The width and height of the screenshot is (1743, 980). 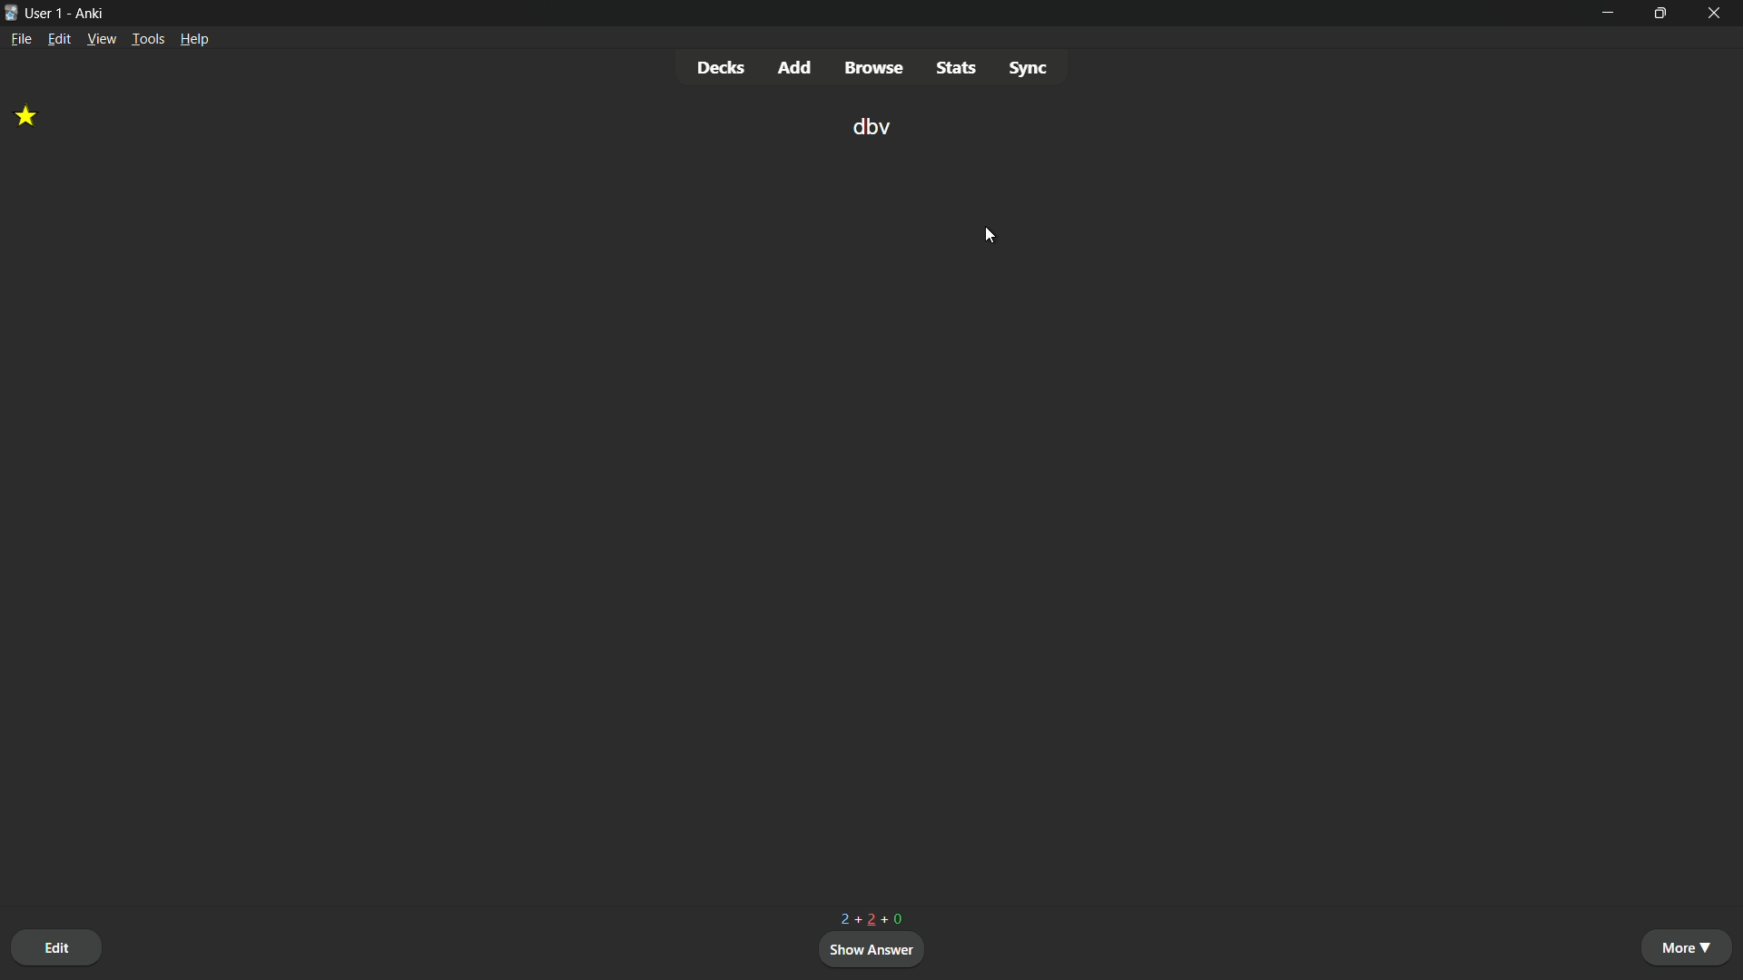 I want to click on 2+2+0, so click(x=872, y=916).